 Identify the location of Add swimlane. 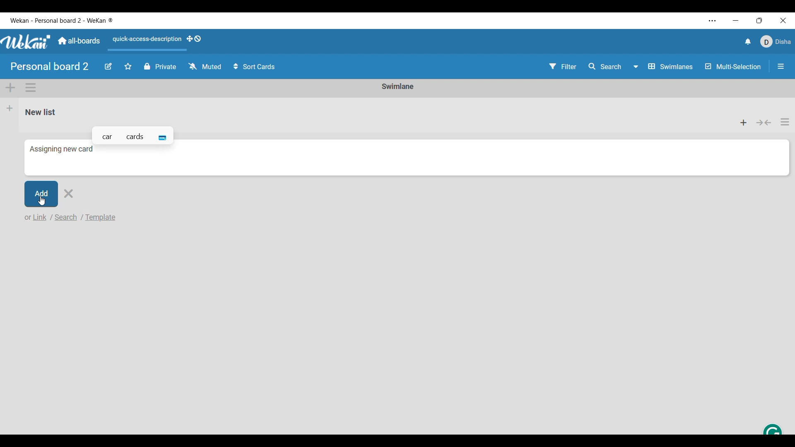
(11, 88).